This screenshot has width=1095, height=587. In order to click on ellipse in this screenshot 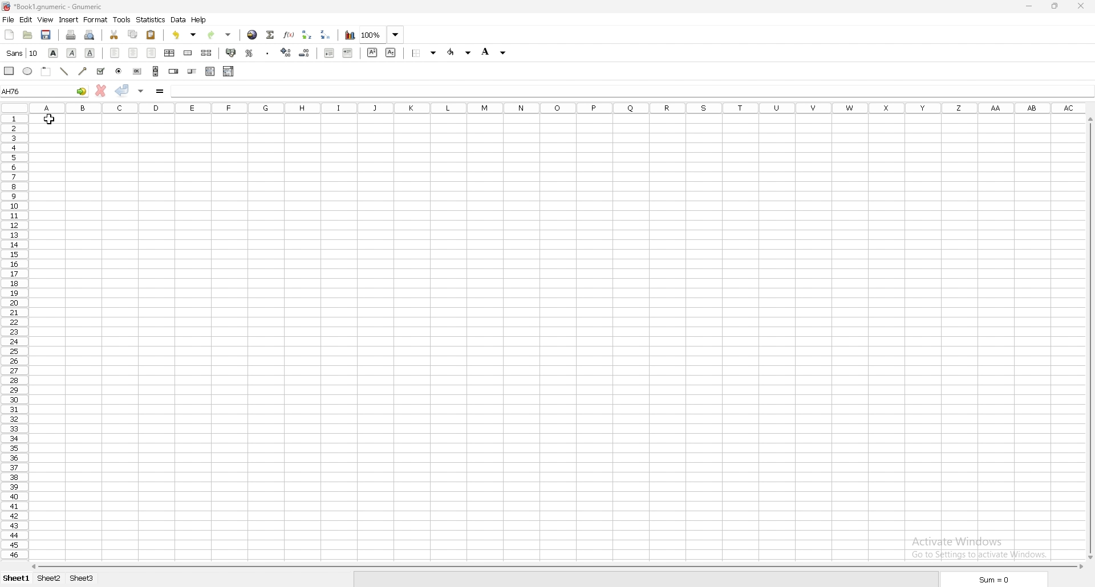, I will do `click(28, 71)`.